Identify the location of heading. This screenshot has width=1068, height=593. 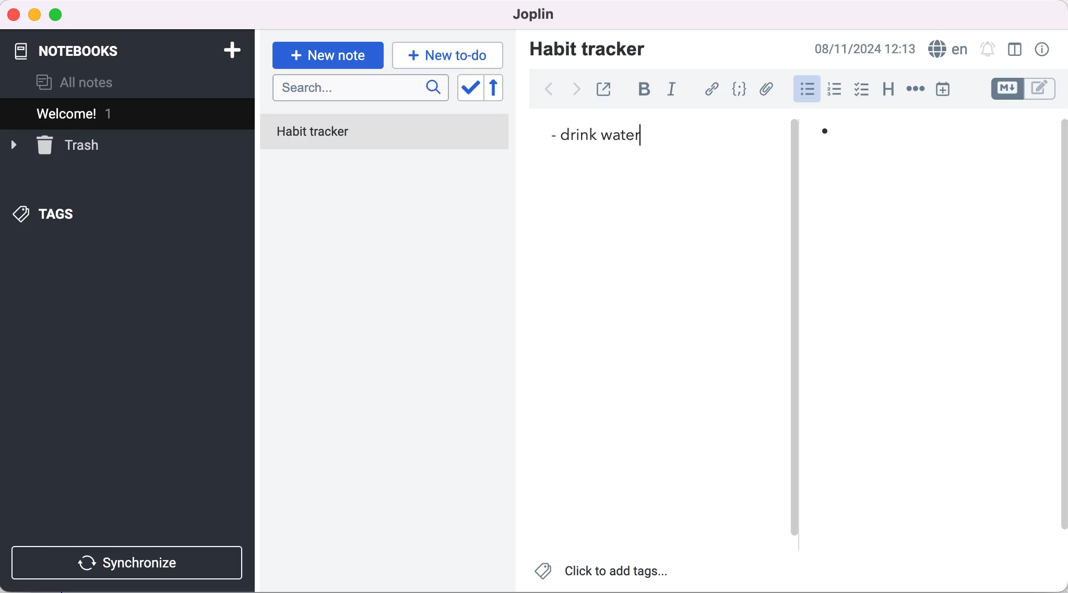
(889, 90).